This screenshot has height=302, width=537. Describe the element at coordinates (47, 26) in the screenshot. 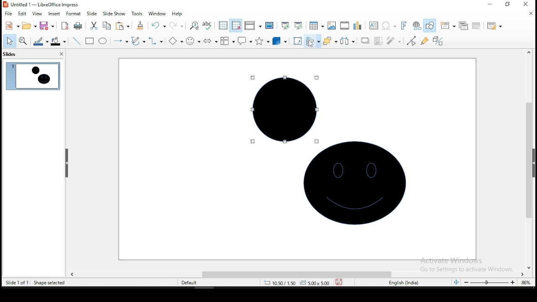

I see `save` at that location.